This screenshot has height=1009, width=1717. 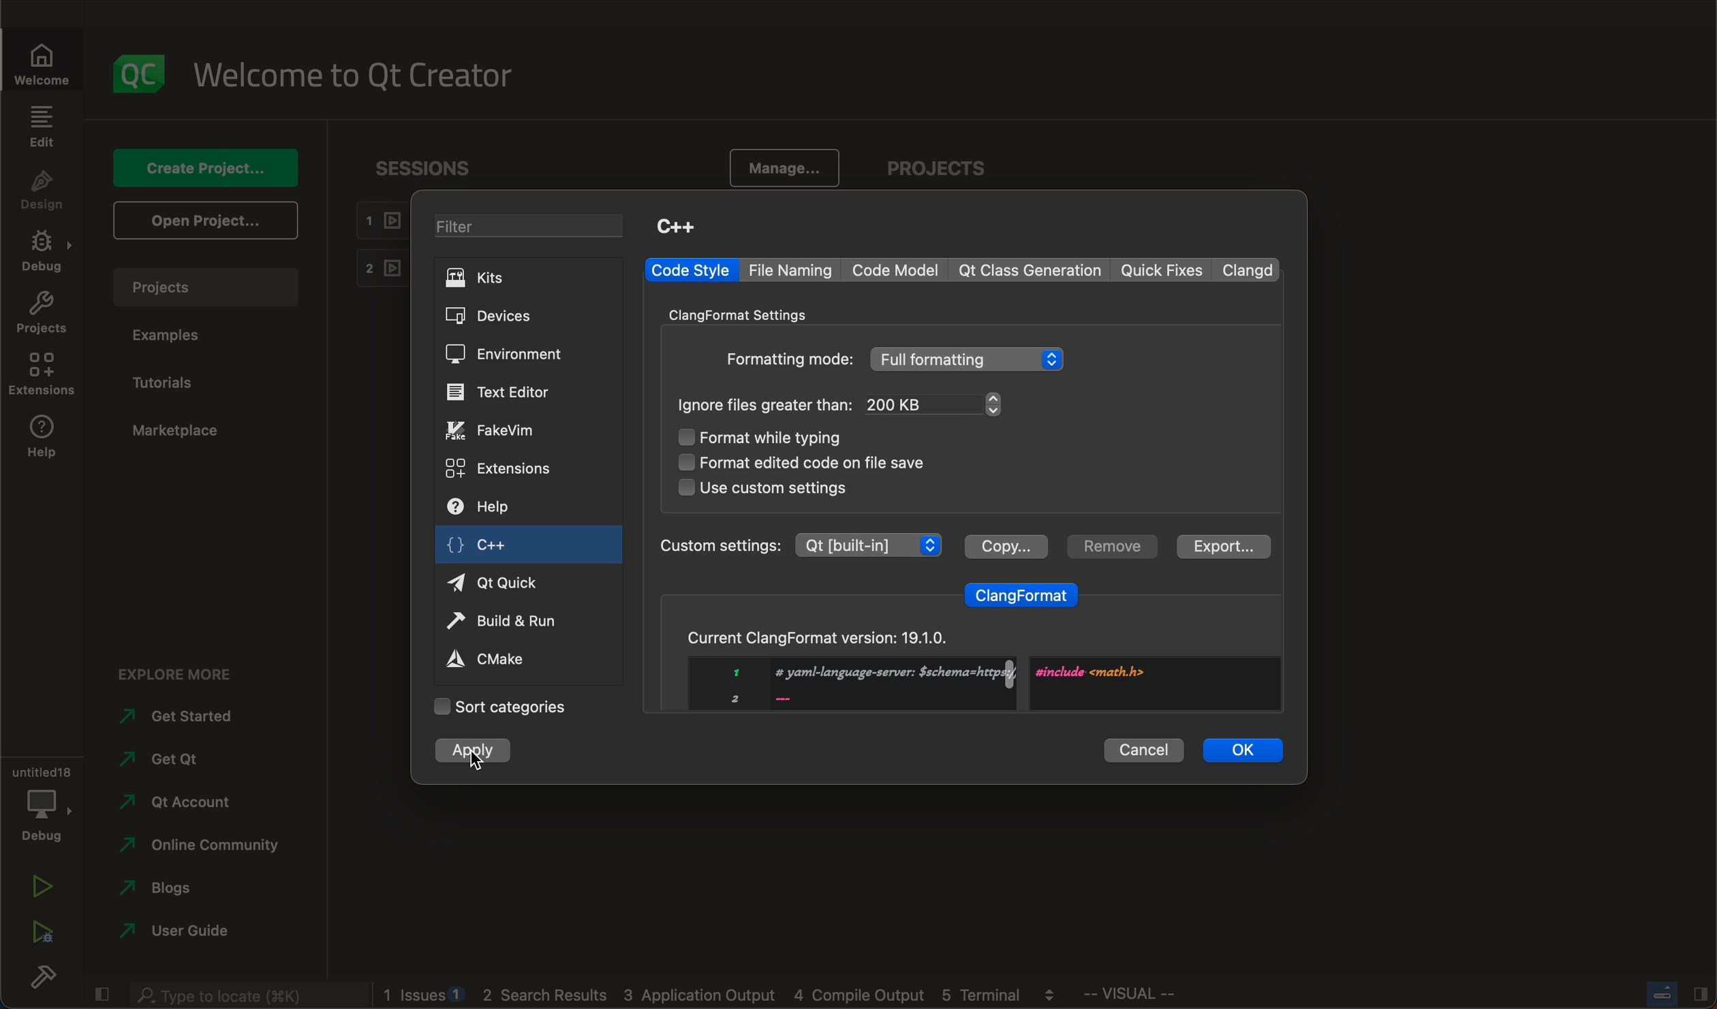 I want to click on file naming, so click(x=794, y=270).